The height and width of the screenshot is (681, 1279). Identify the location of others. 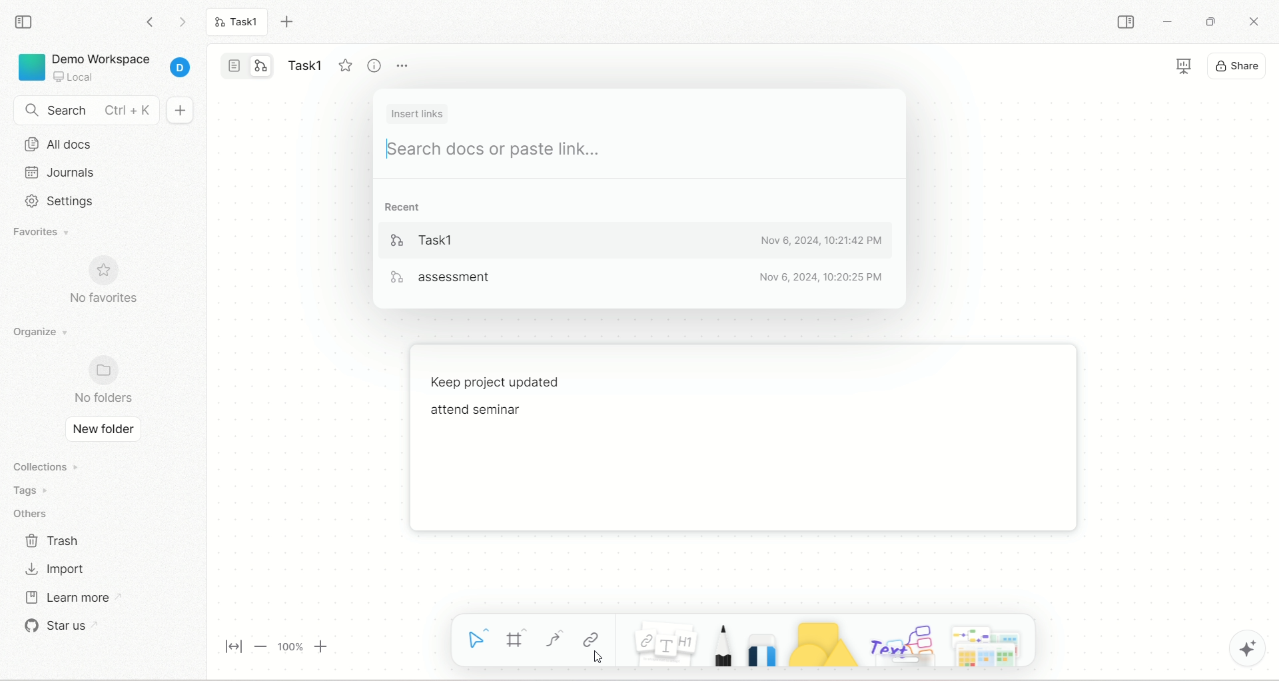
(35, 511).